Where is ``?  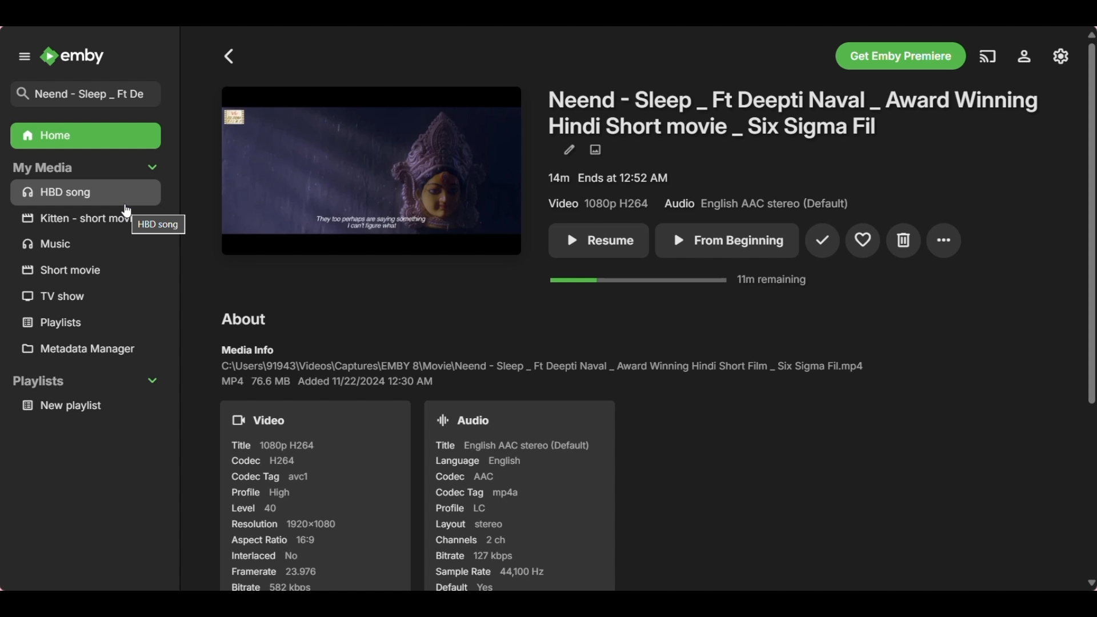
 is located at coordinates (68, 323).